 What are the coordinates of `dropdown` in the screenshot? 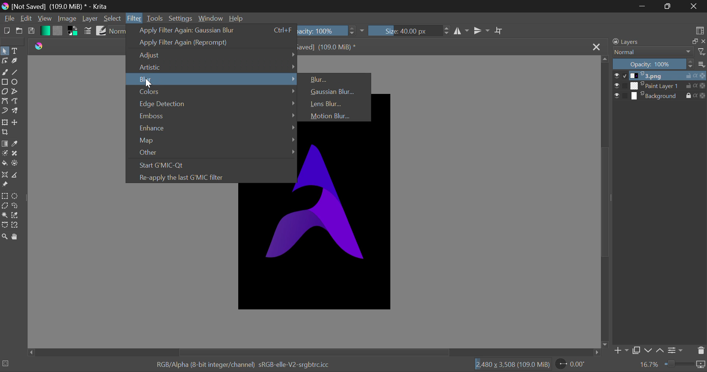 It's located at (364, 31).